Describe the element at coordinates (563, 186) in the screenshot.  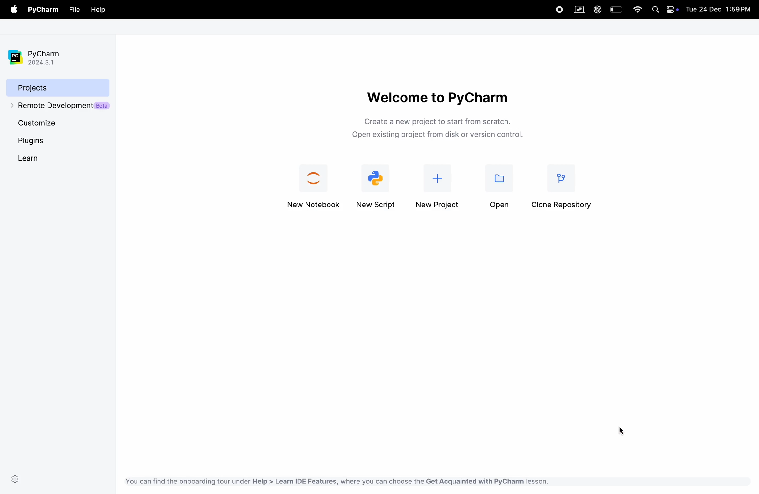
I see `clone repository` at that location.